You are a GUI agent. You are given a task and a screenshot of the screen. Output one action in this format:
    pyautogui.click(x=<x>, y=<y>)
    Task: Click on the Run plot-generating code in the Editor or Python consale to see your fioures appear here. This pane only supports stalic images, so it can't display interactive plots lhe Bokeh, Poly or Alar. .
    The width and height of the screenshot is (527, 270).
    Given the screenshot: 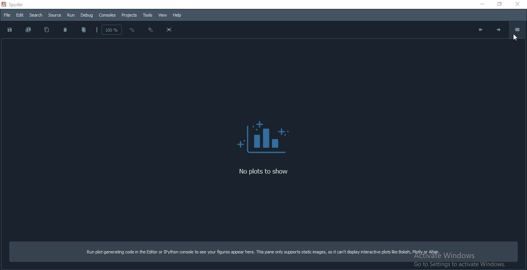 What is the action you would take?
    pyautogui.click(x=262, y=251)
    